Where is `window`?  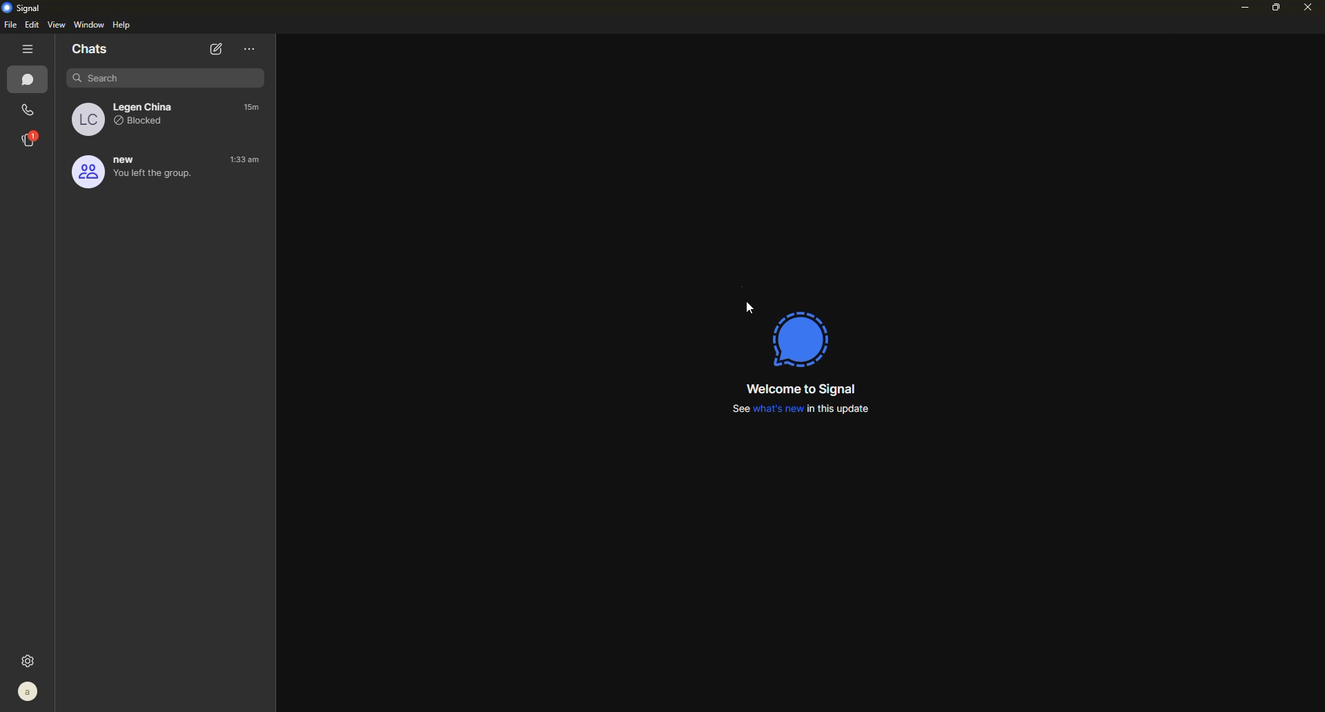 window is located at coordinates (90, 24).